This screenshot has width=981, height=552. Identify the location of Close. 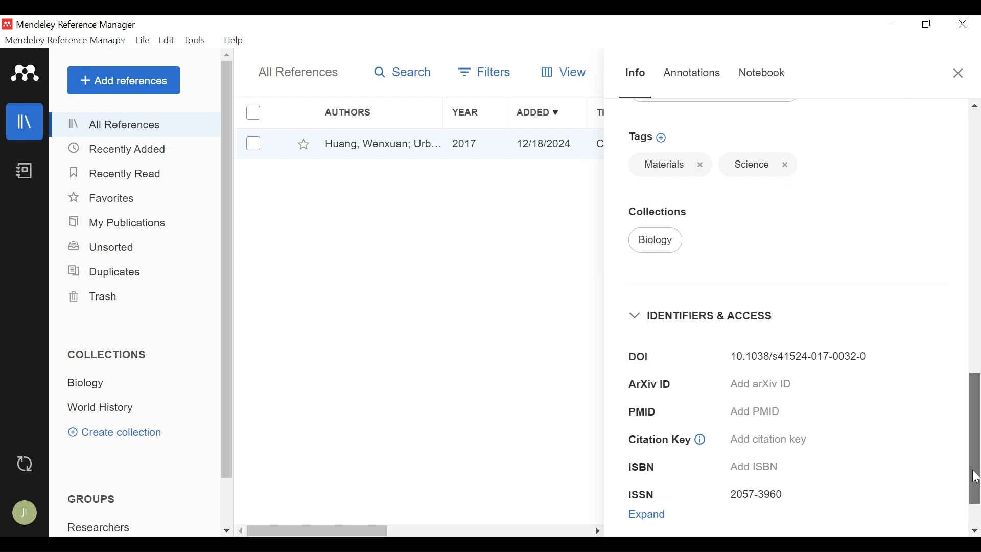
(785, 165).